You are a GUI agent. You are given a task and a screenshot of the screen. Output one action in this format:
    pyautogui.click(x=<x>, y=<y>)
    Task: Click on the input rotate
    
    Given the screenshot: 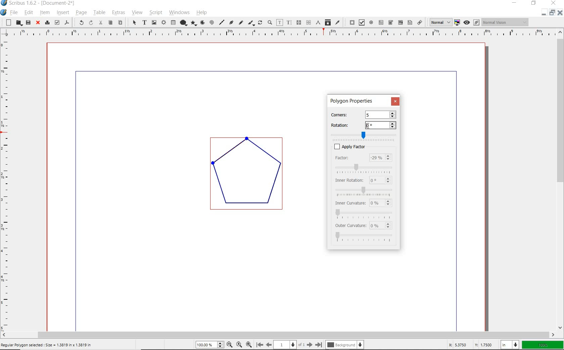 What is the action you would take?
    pyautogui.click(x=381, y=125)
    